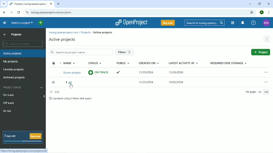  I want to click on Open menu, so click(265, 72).